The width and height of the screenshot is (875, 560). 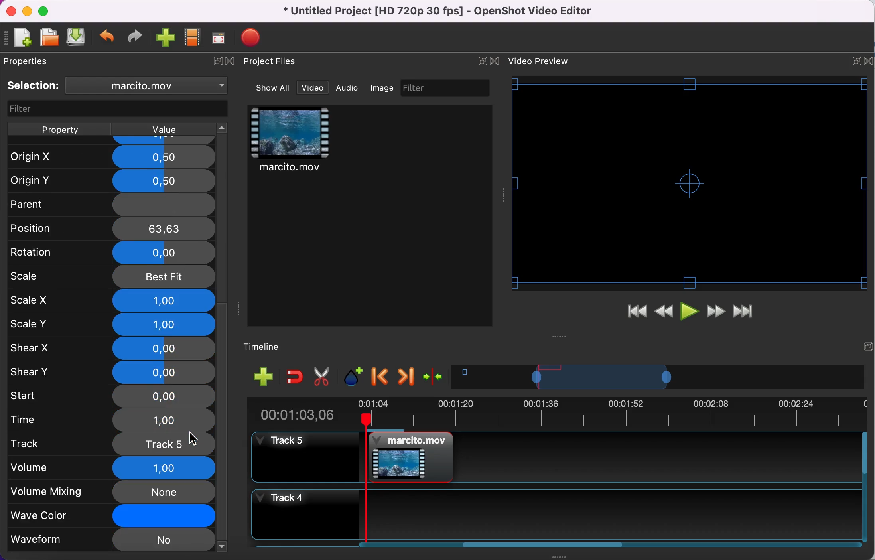 I want to click on clip duration, so click(x=551, y=413).